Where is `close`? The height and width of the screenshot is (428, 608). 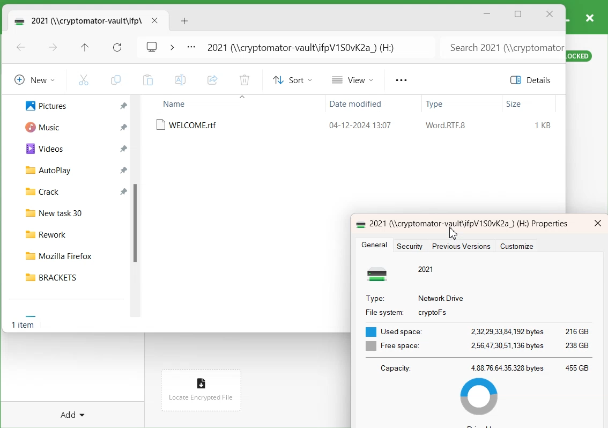
close is located at coordinates (589, 17).